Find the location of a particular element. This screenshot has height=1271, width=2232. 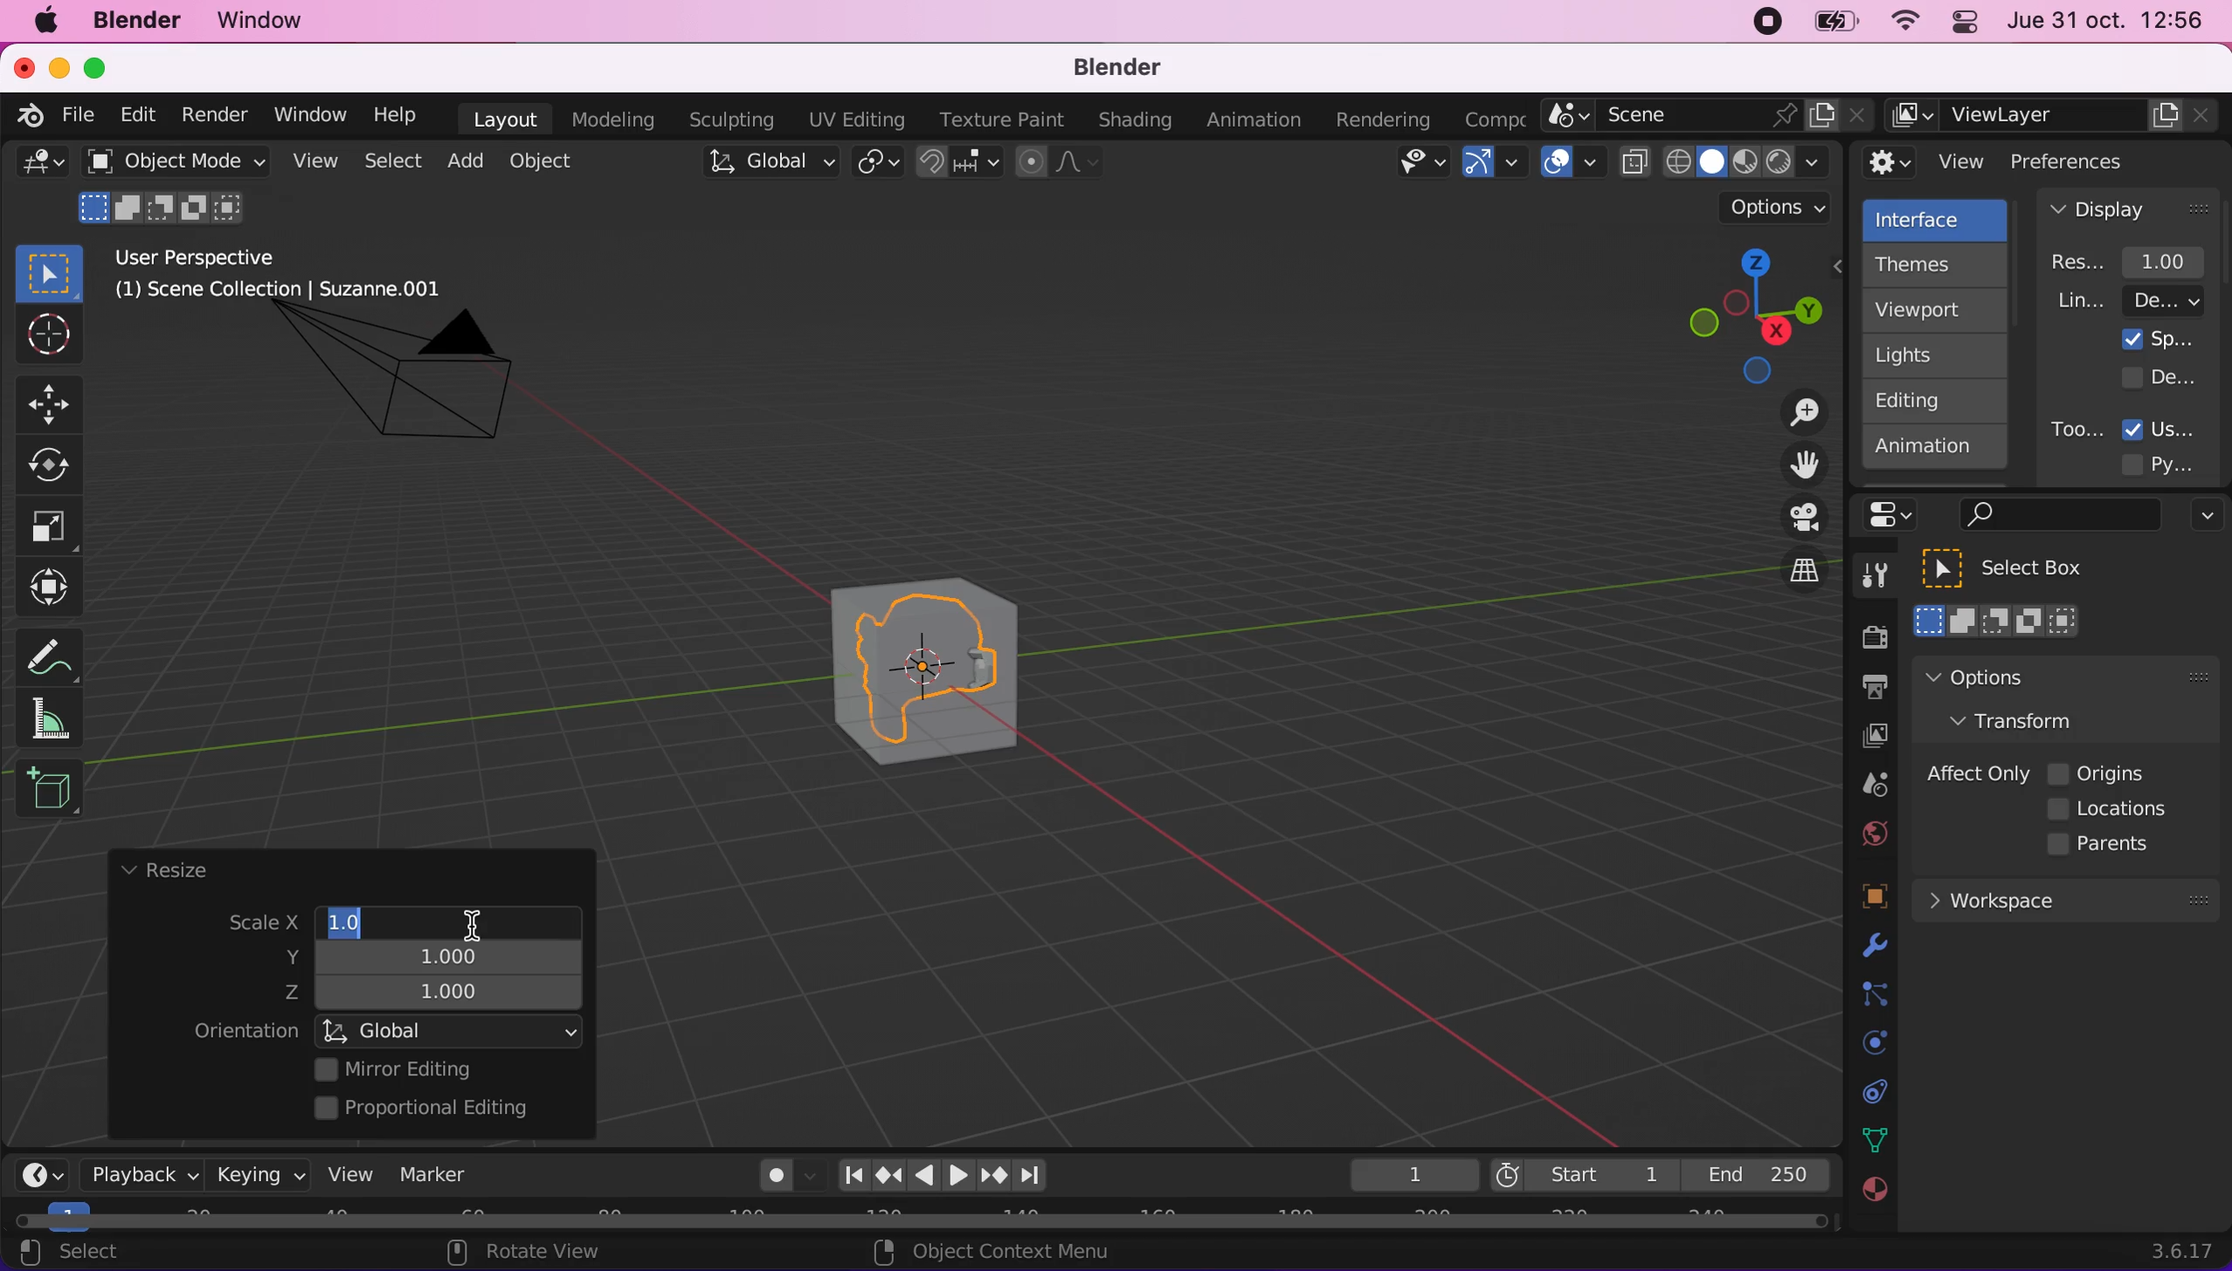

playback is located at coordinates (136, 1173).